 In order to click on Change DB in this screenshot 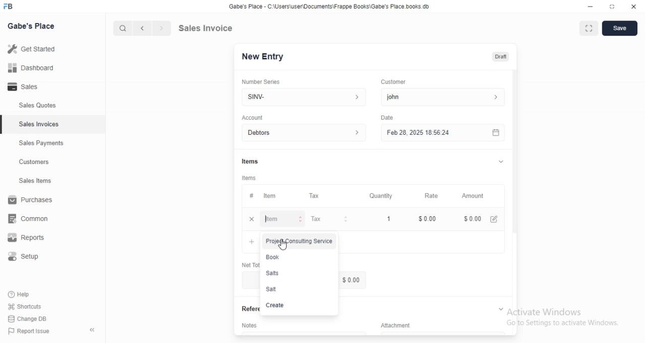, I will do `click(29, 319)`.